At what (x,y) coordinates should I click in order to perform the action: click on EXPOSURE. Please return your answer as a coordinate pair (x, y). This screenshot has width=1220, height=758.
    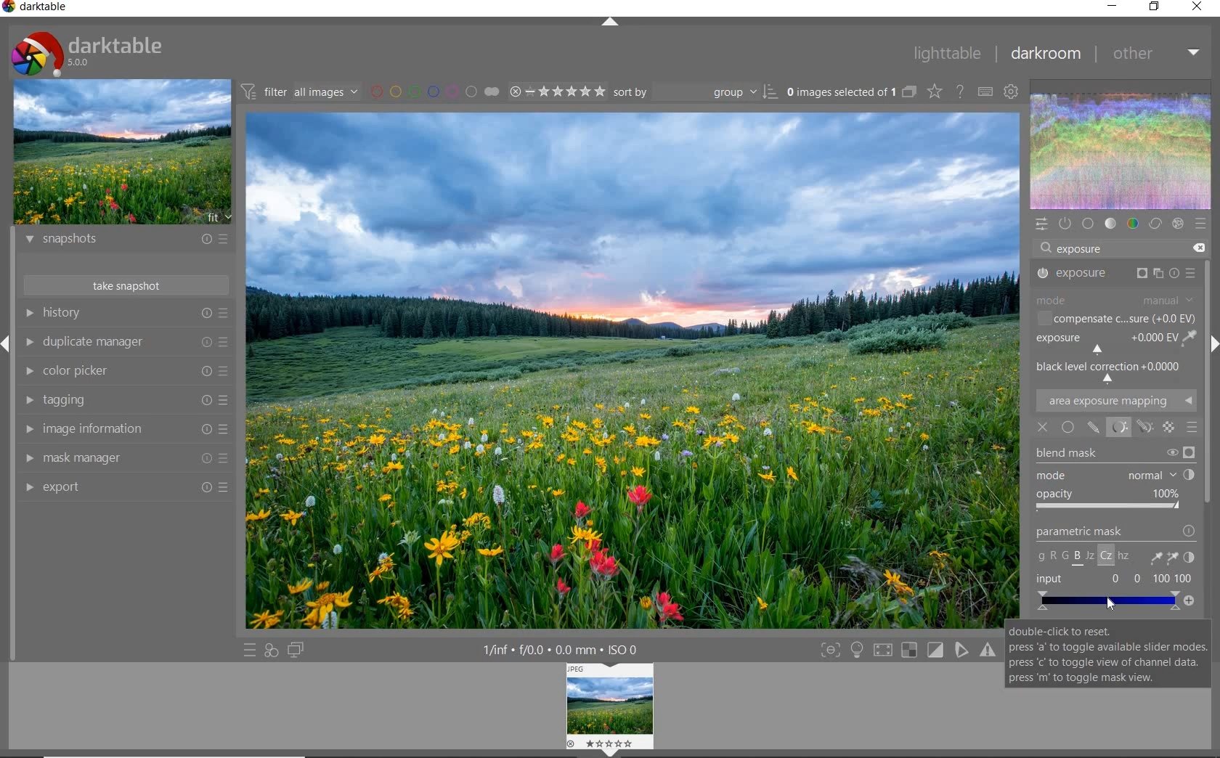
    Looking at the image, I should click on (1118, 274).